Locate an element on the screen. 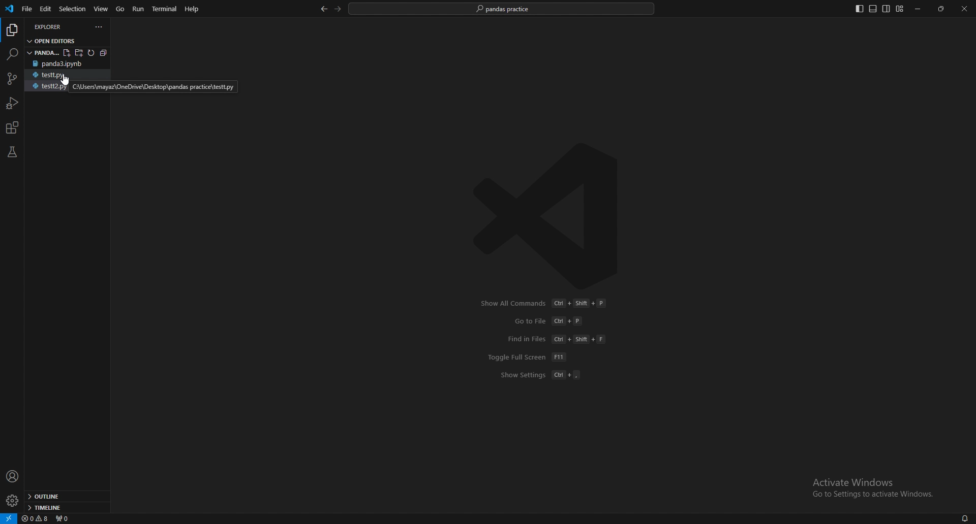  profile is located at coordinates (13, 477).